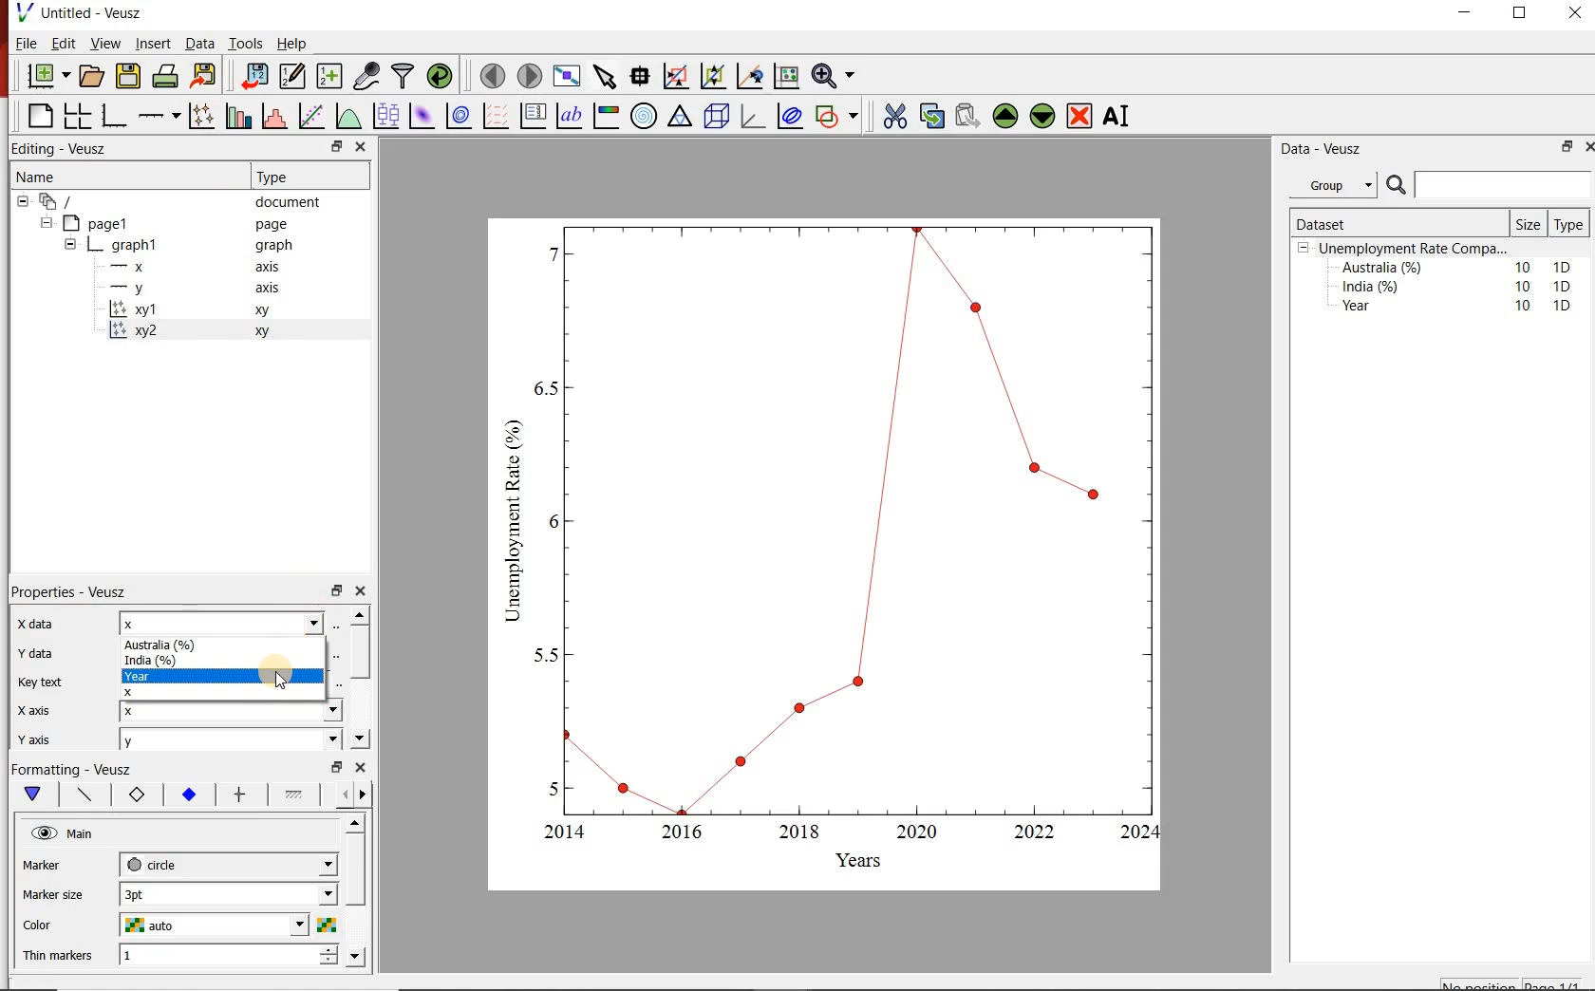 Image resolution: width=1595 pixels, height=991 pixels. Describe the element at coordinates (223, 662) in the screenshot. I see `India (%)` at that location.